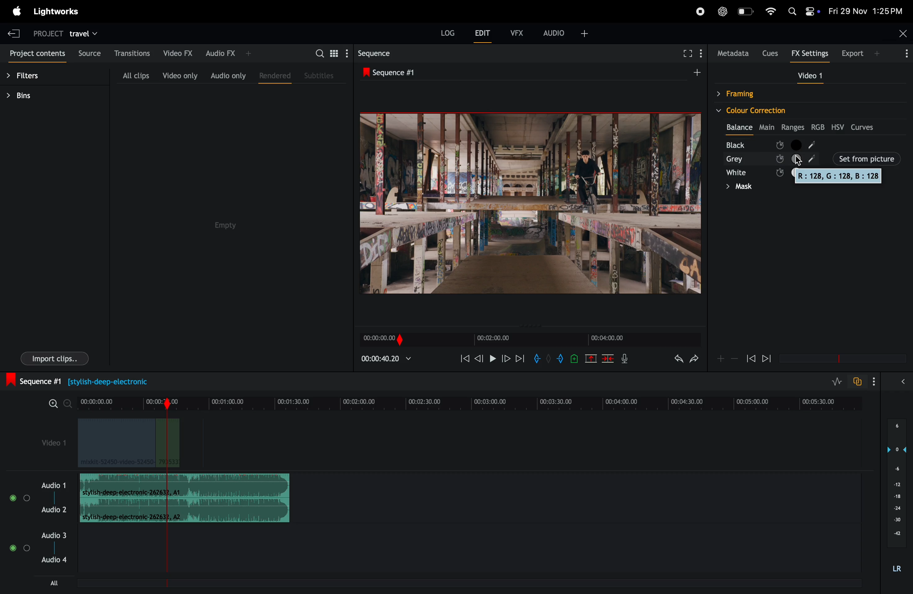  What do you see at coordinates (387, 52) in the screenshot?
I see `sequence` at bounding box center [387, 52].